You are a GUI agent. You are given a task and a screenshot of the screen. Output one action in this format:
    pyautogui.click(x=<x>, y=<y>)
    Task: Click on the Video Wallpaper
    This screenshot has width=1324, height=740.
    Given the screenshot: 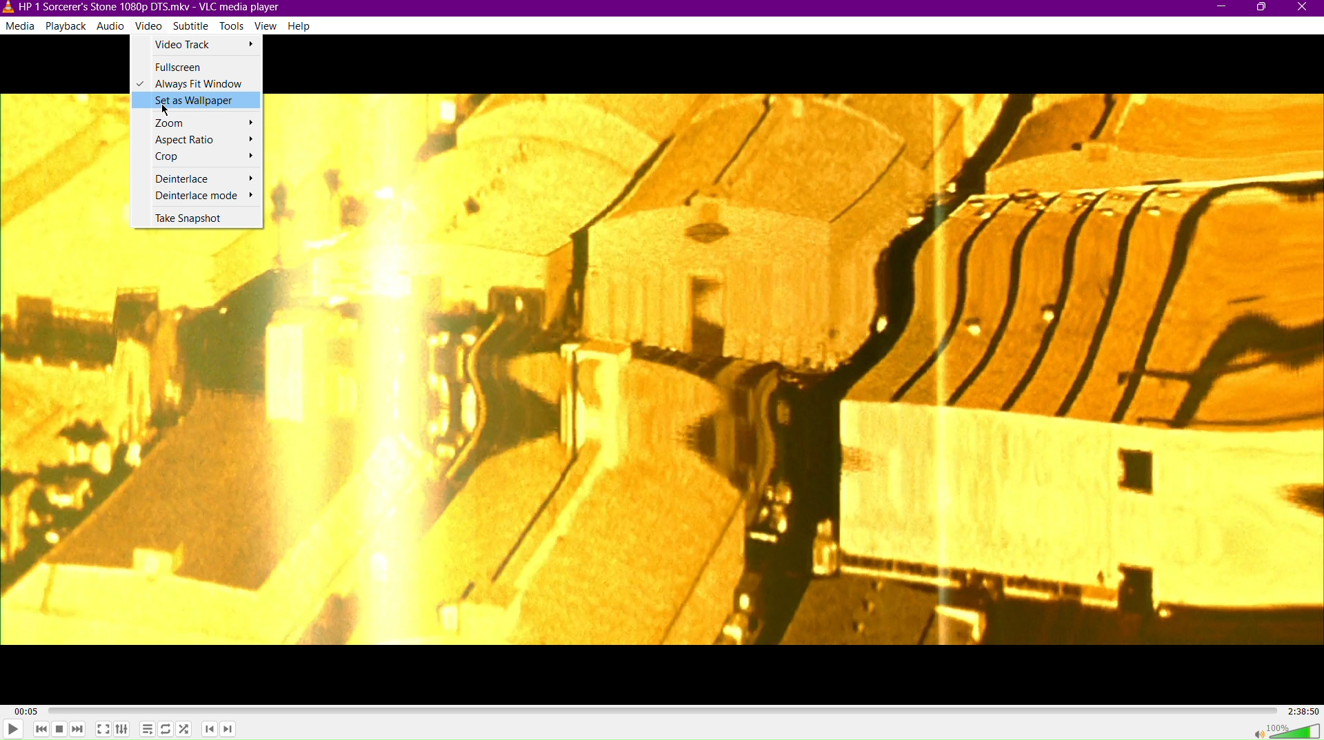 What is the action you would take?
    pyautogui.click(x=800, y=370)
    